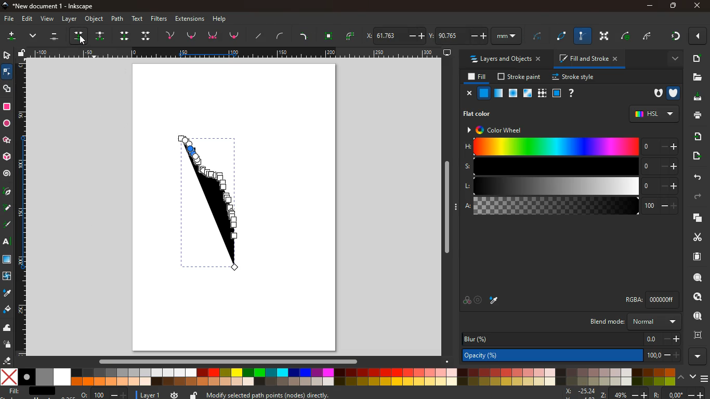 The image size is (710, 399). What do you see at coordinates (33, 392) in the screenshot?
I see `fill` at bounding box center [33, 392].